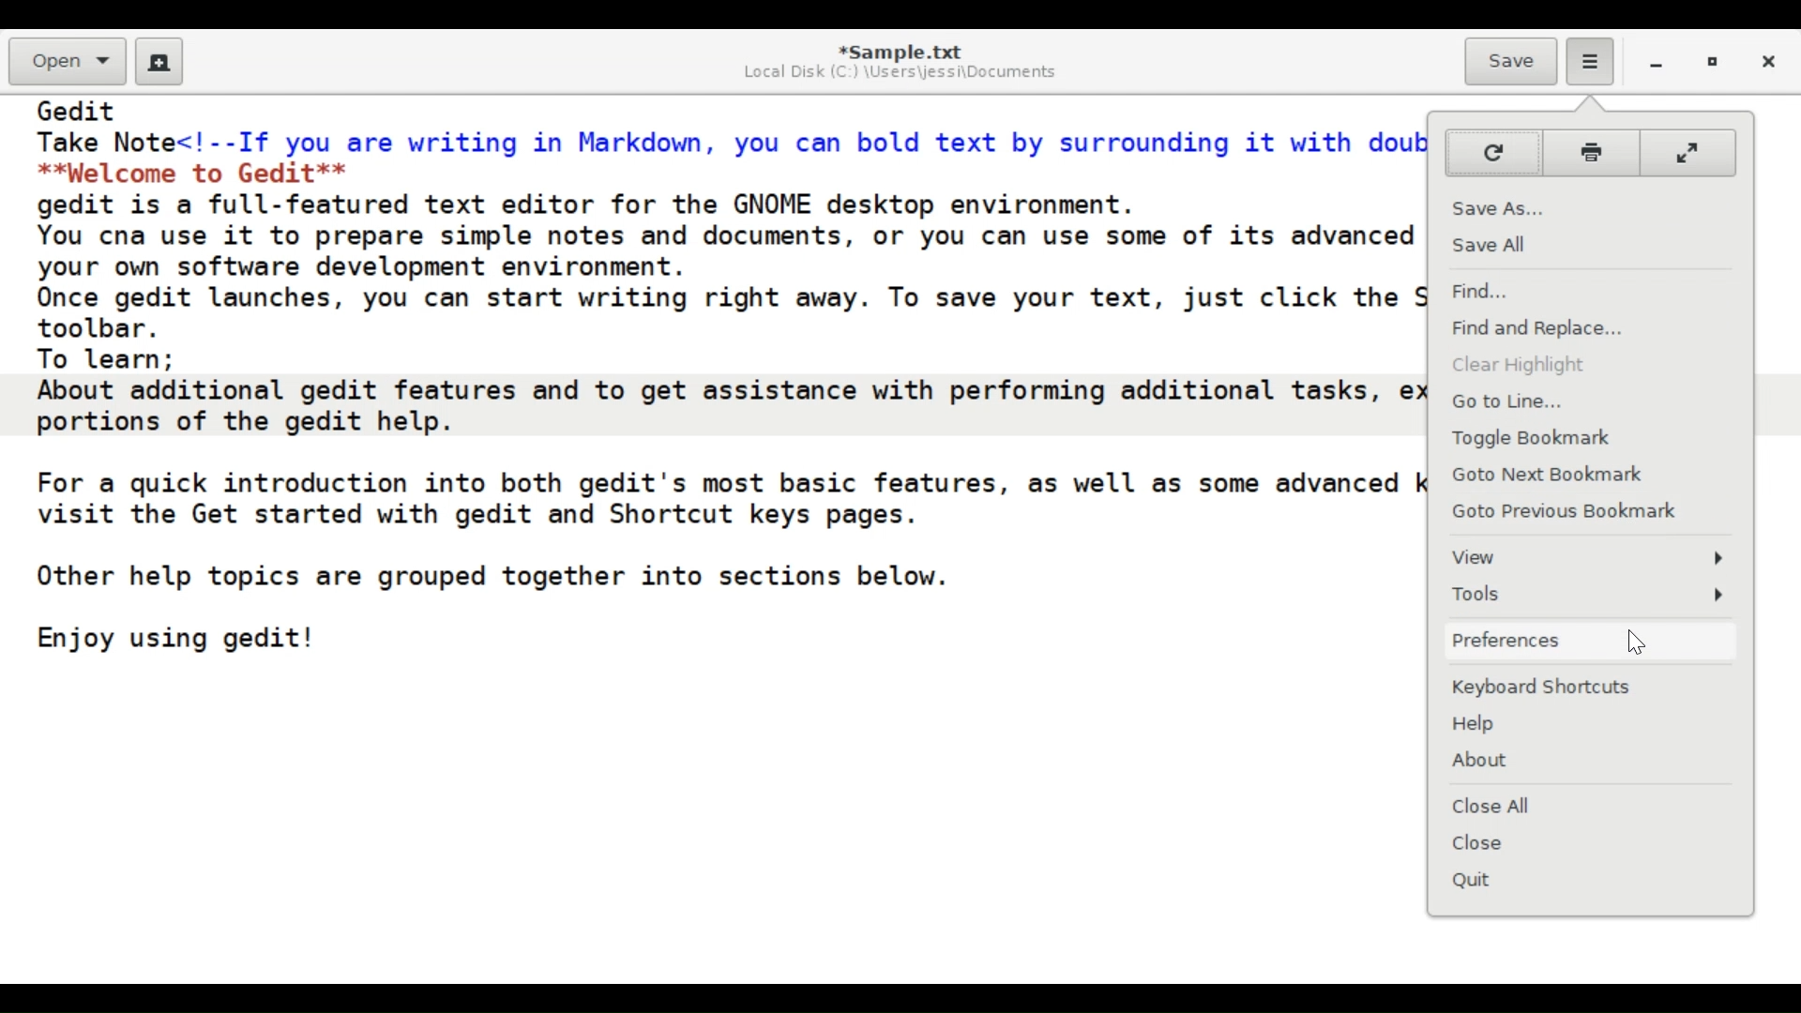 Image resolution: width=1801 pixels, height=1013 pixels. I want to click on Save All, so click(1590, 242).